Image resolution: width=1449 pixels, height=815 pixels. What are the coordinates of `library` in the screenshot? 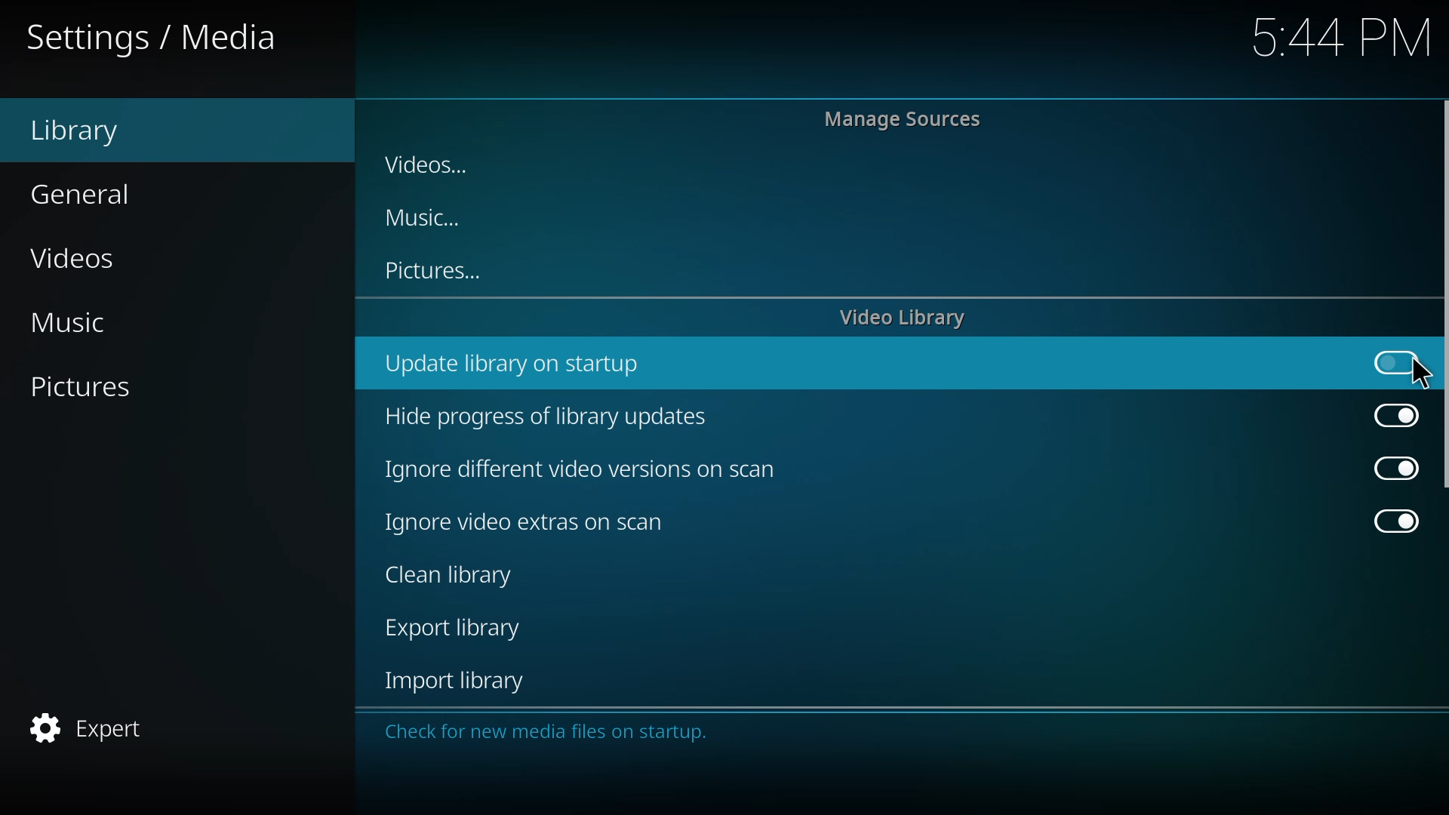 It's located at (85, 131).